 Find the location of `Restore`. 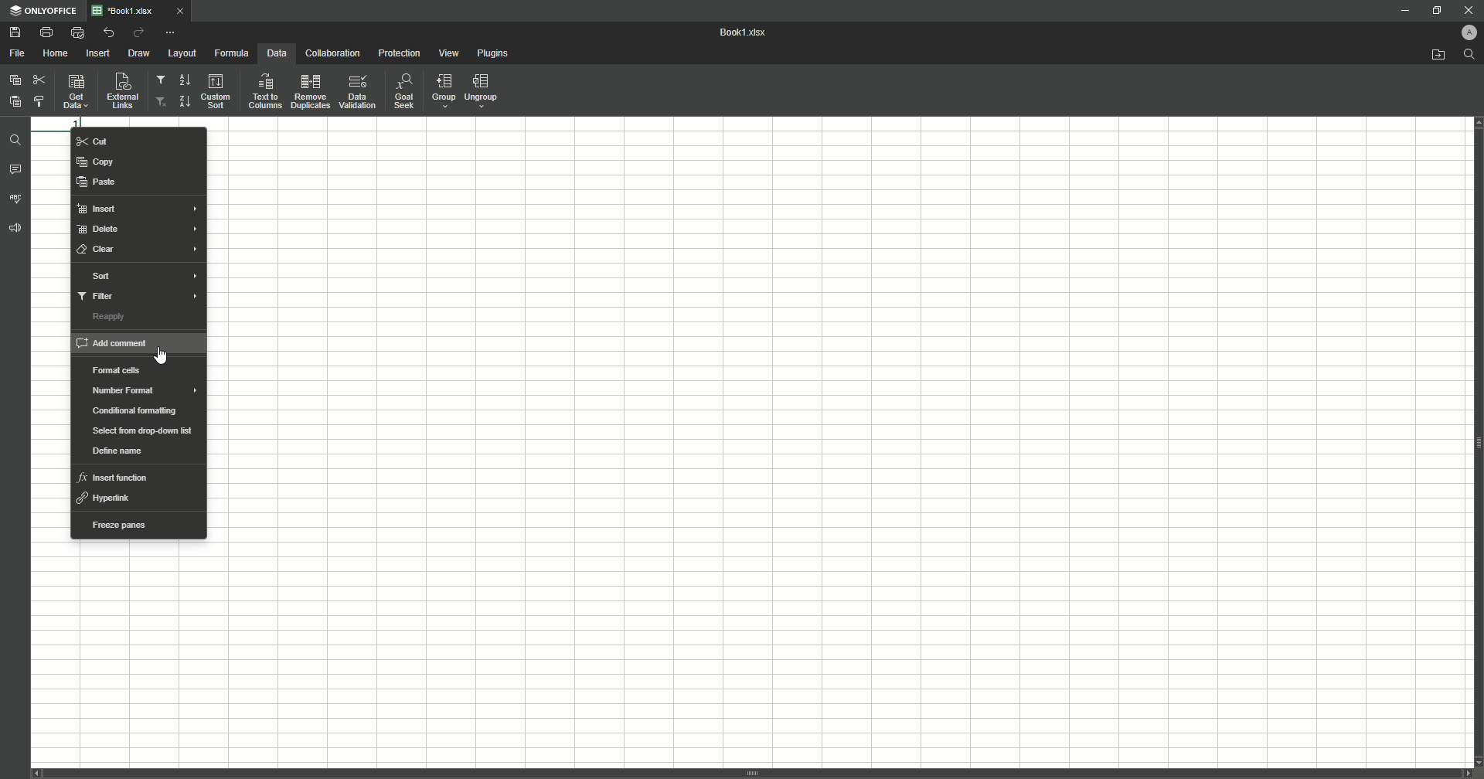

Restore is located at coordinates (1435, 10).